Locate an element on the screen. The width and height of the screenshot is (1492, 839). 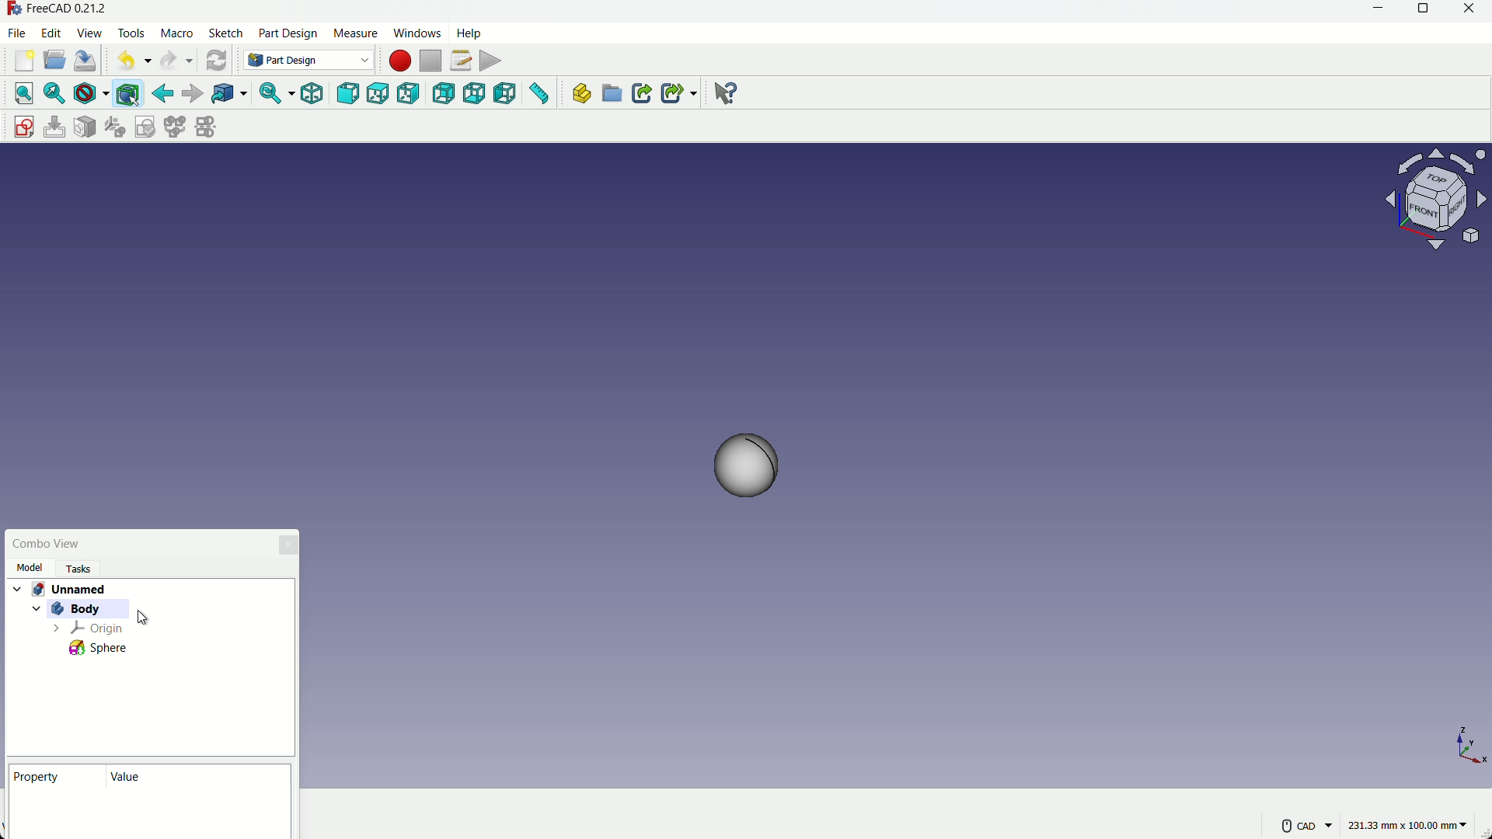
front view is located at coordinates (350, 94).